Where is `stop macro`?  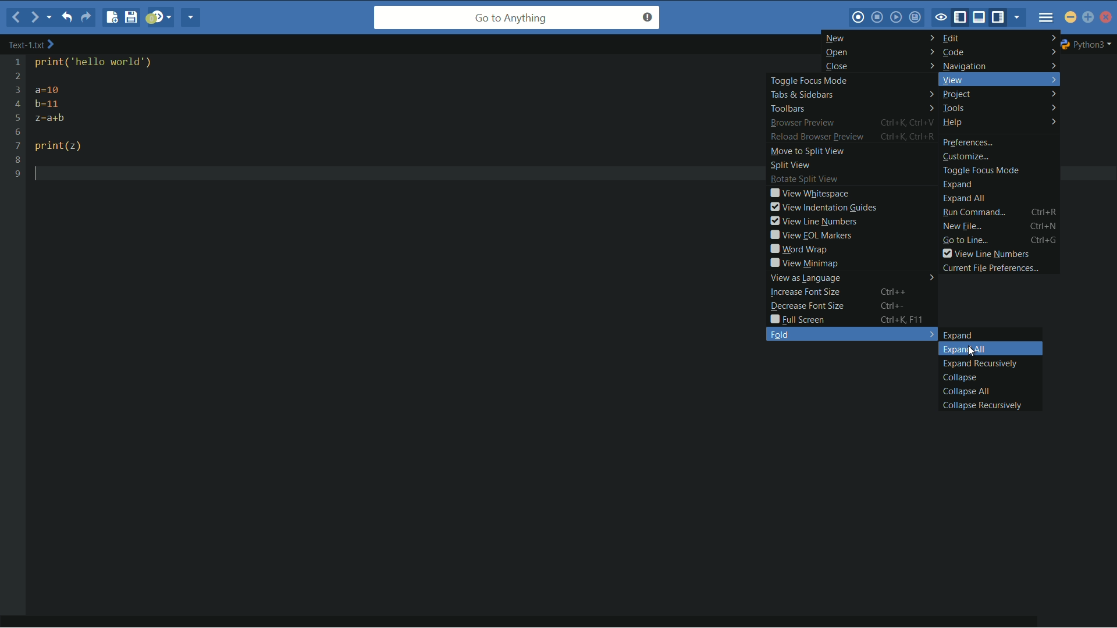
stop macro is located at coordinates (878, 18).